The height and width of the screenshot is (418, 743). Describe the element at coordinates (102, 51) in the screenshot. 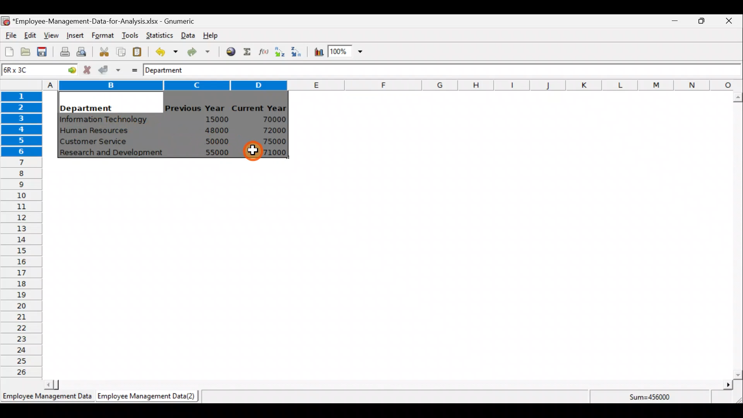

I see `Cut the selection` at that location.